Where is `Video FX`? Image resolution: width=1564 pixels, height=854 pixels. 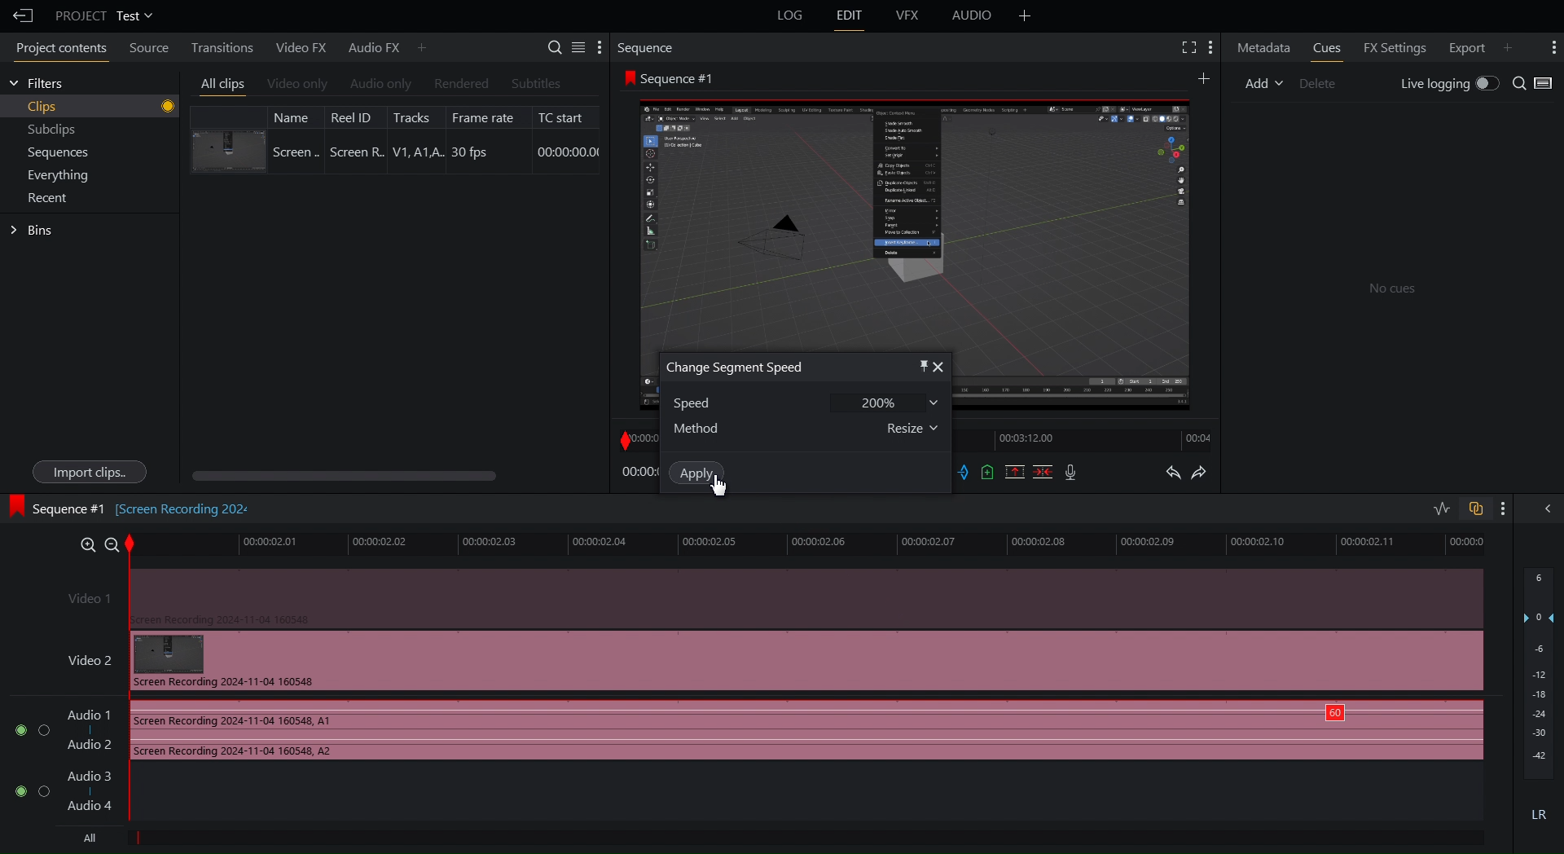
Video FX is located at coordinates (298, 47).